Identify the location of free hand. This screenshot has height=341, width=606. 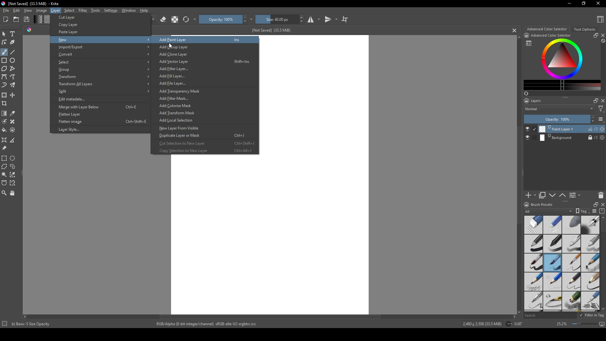
(13, 77).